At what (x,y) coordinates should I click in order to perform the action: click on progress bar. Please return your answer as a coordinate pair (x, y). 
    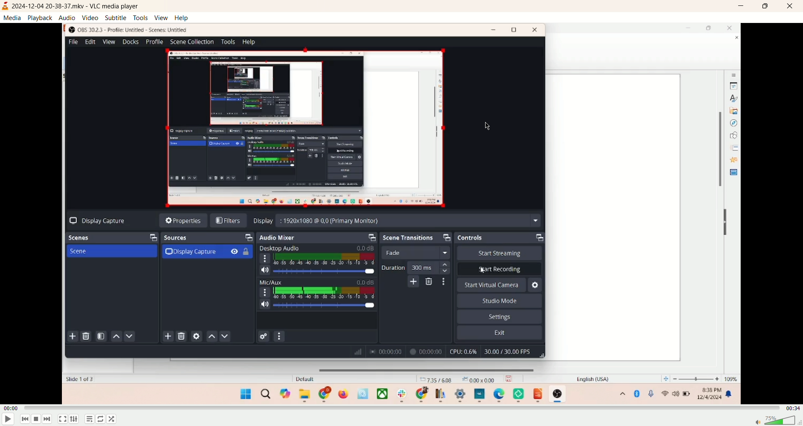
    Looking at the image, I should click on (401, 408).